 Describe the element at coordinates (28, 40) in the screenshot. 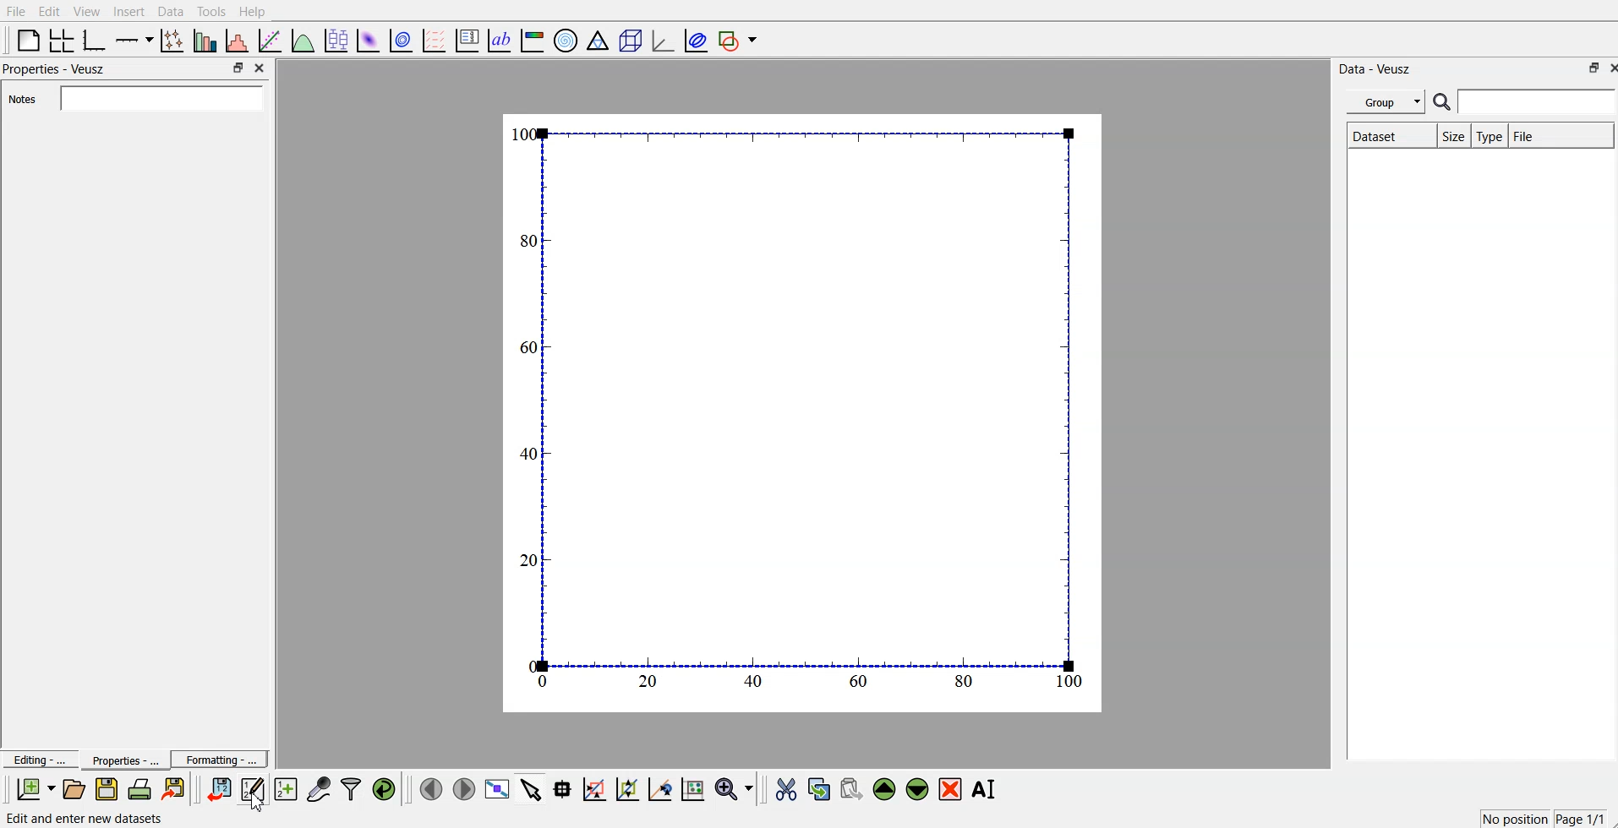

I see `blank page` at that location.